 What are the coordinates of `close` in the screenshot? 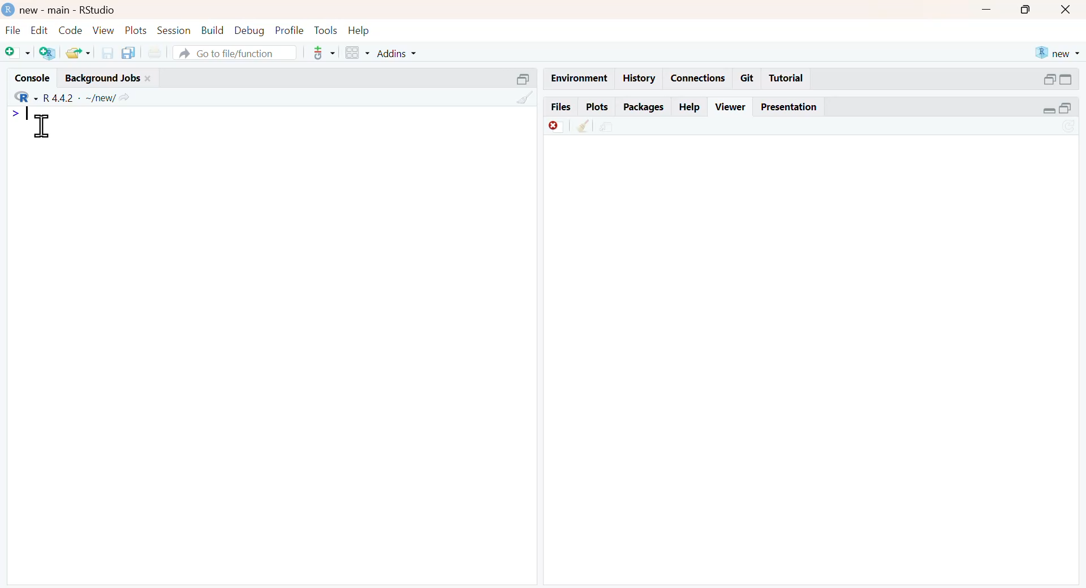 It's located at (1067, 10).